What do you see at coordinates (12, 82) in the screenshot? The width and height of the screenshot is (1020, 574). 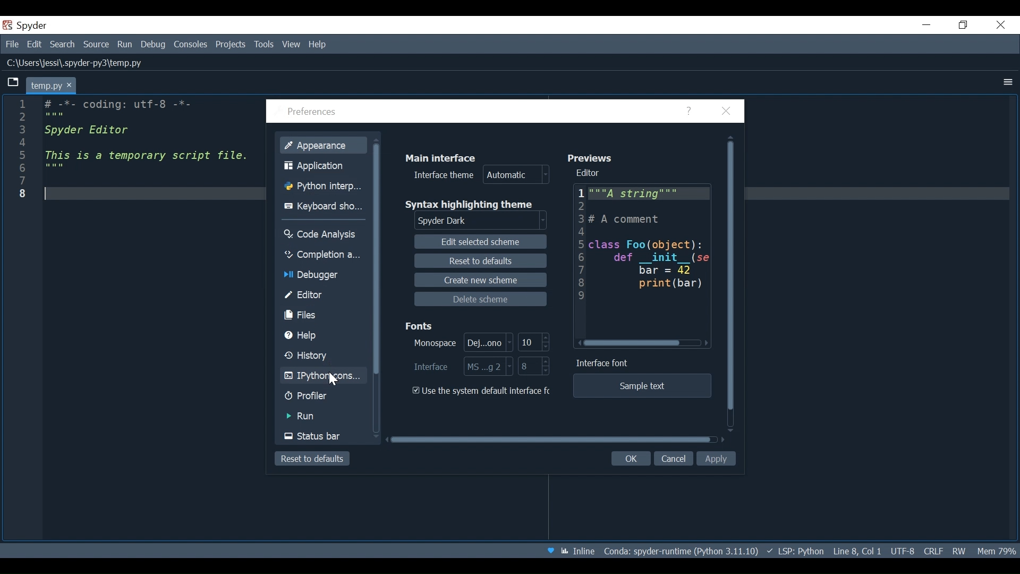 I see `Browse tab` at bounding box center [12, 82].